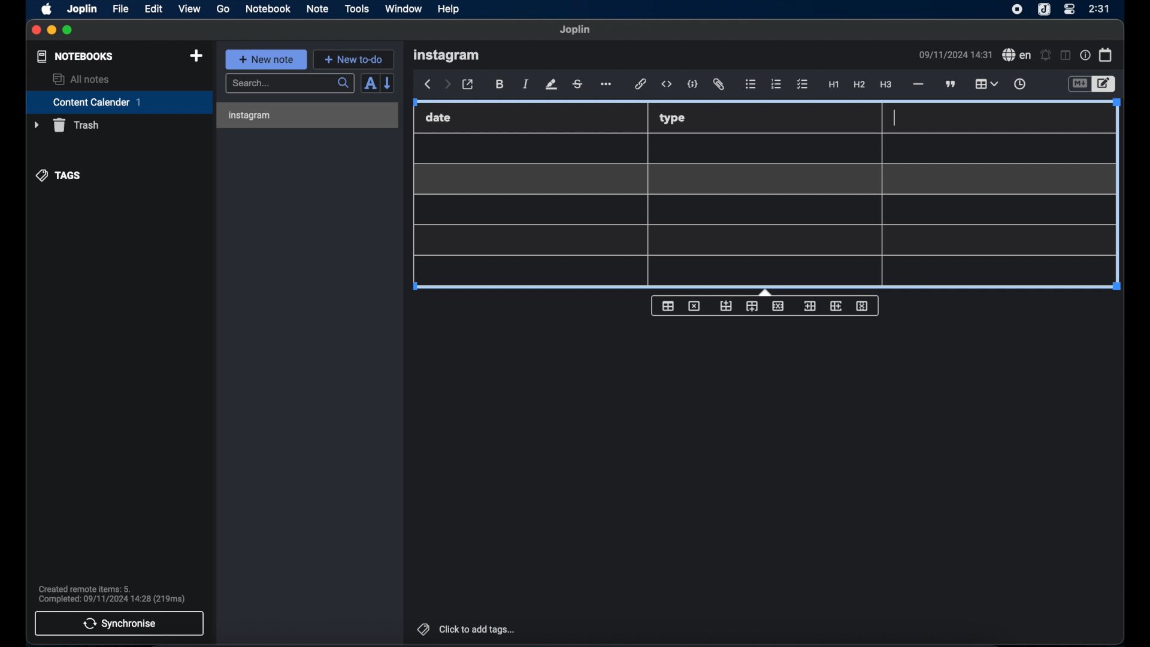 Image resolution: width=1150 pixels, height=647 pixels. Describe the element at coordinates (803, 85) in the screenshot. I see `checklist` at that location.